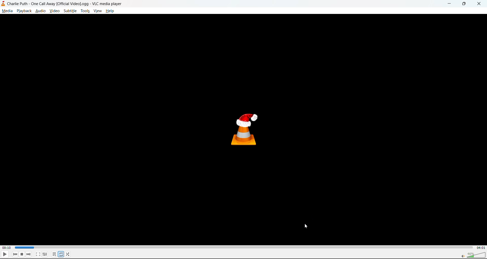  Describe the element at coordinates (23, 254) in the screenshot. I see `stop` at that location.